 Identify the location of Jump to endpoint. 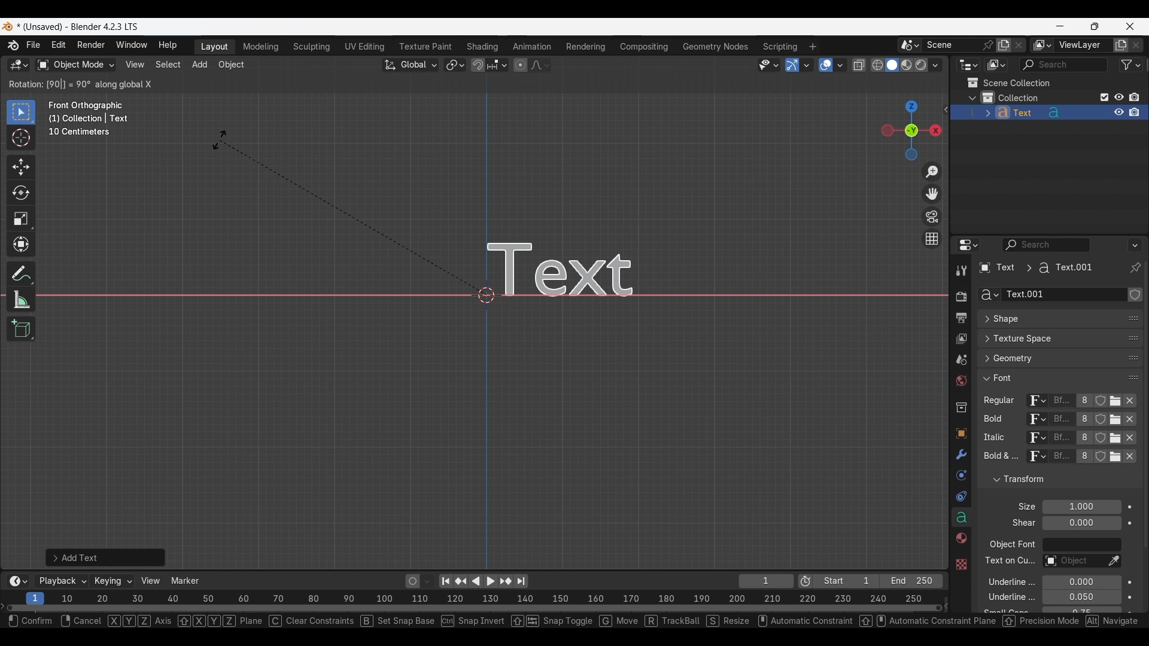
(446, 581).